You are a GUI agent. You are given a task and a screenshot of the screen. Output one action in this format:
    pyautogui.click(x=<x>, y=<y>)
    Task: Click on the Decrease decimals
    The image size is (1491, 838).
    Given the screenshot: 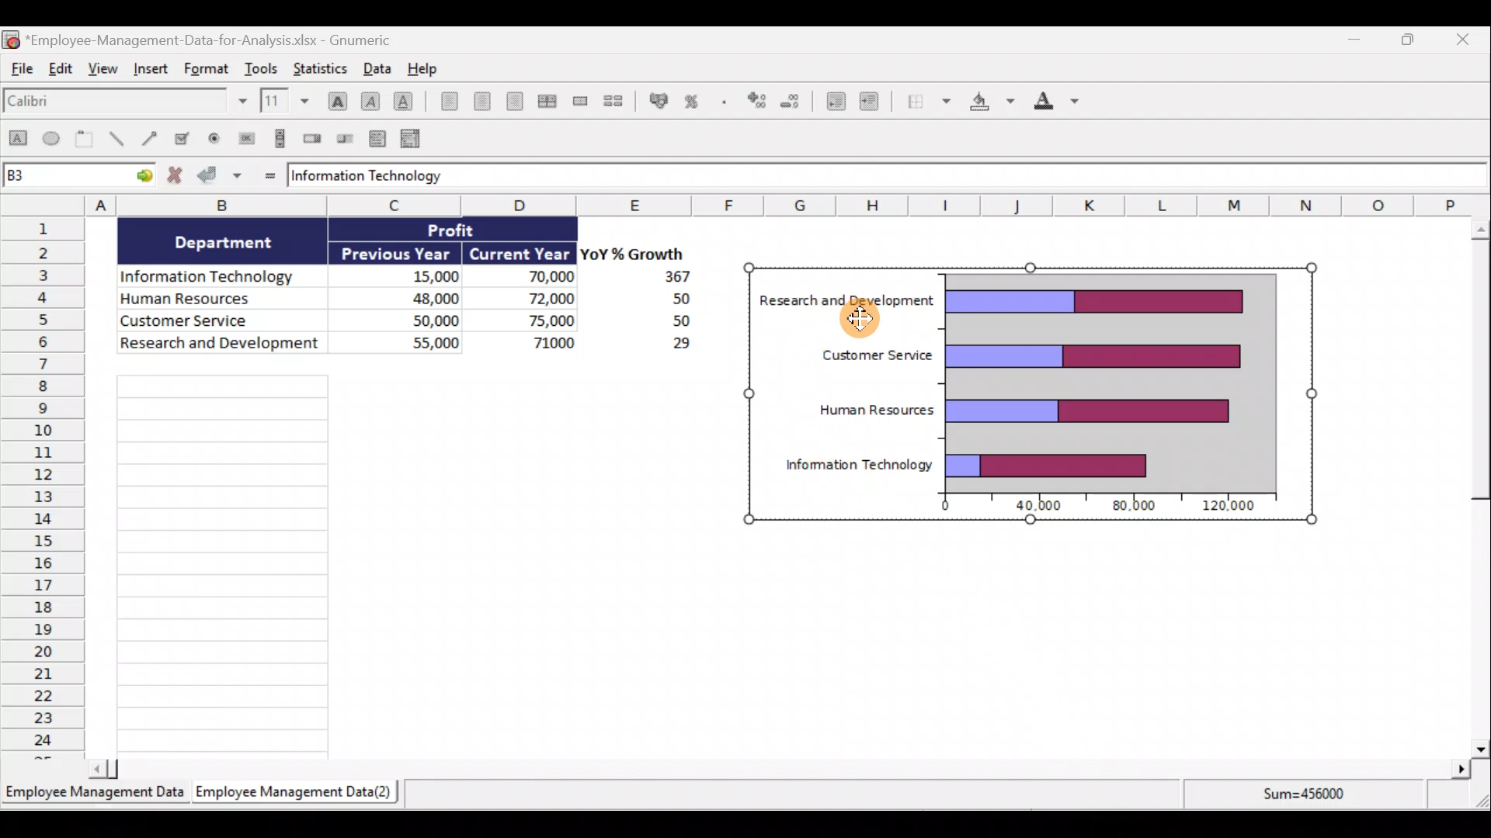 What is the action you would take?
    pyautogui.click(x=794, y=106)
    